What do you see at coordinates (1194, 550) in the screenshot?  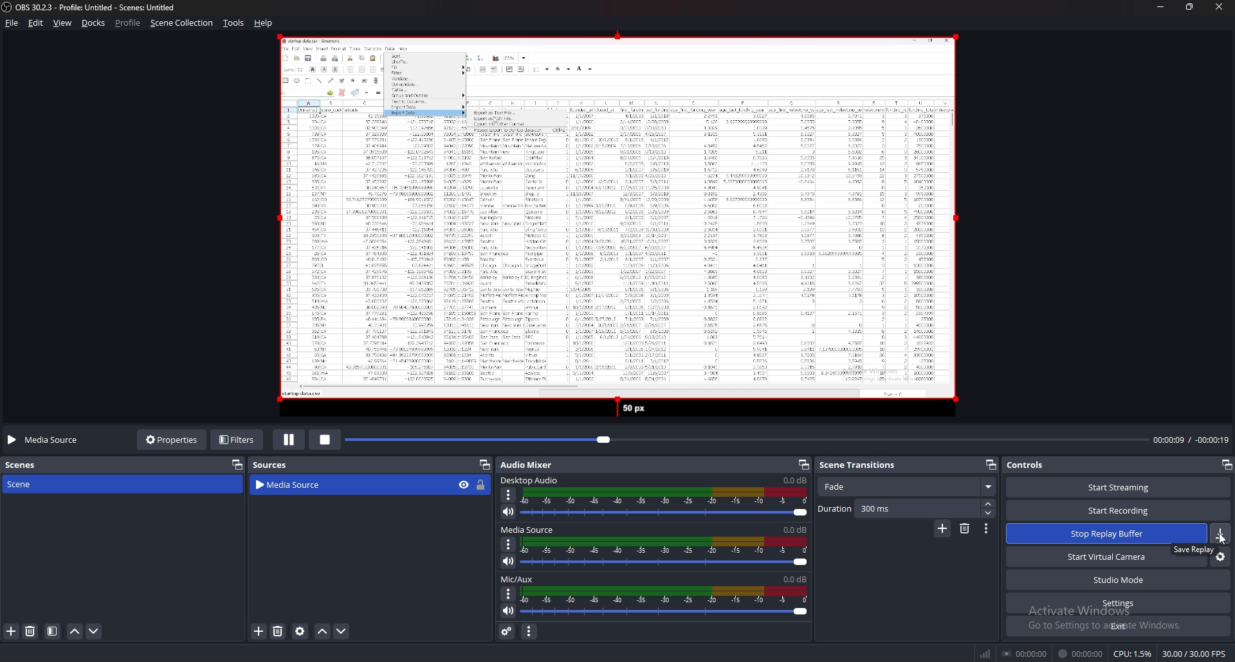 I see `save replay` at bounding box center [1194, 550].